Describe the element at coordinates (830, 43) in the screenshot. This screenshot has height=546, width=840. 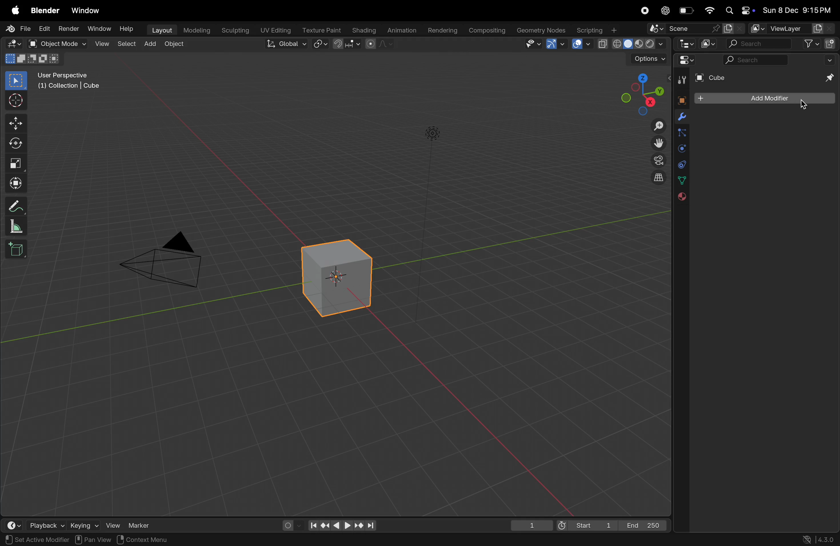
I see `new collection` at that location.